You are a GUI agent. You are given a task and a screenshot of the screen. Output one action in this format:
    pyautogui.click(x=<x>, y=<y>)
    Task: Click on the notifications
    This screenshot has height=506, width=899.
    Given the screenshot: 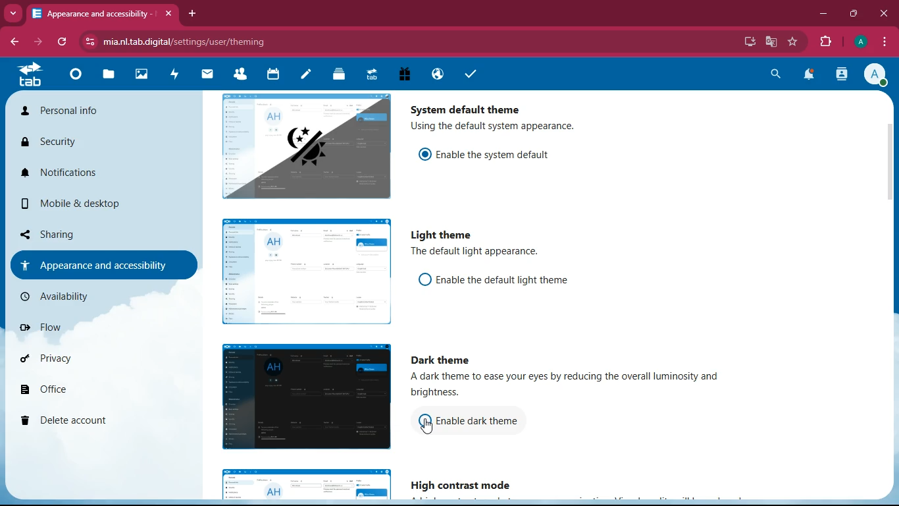 What is the action you would take?
    pyautogui.click(x=83, y=178)
    